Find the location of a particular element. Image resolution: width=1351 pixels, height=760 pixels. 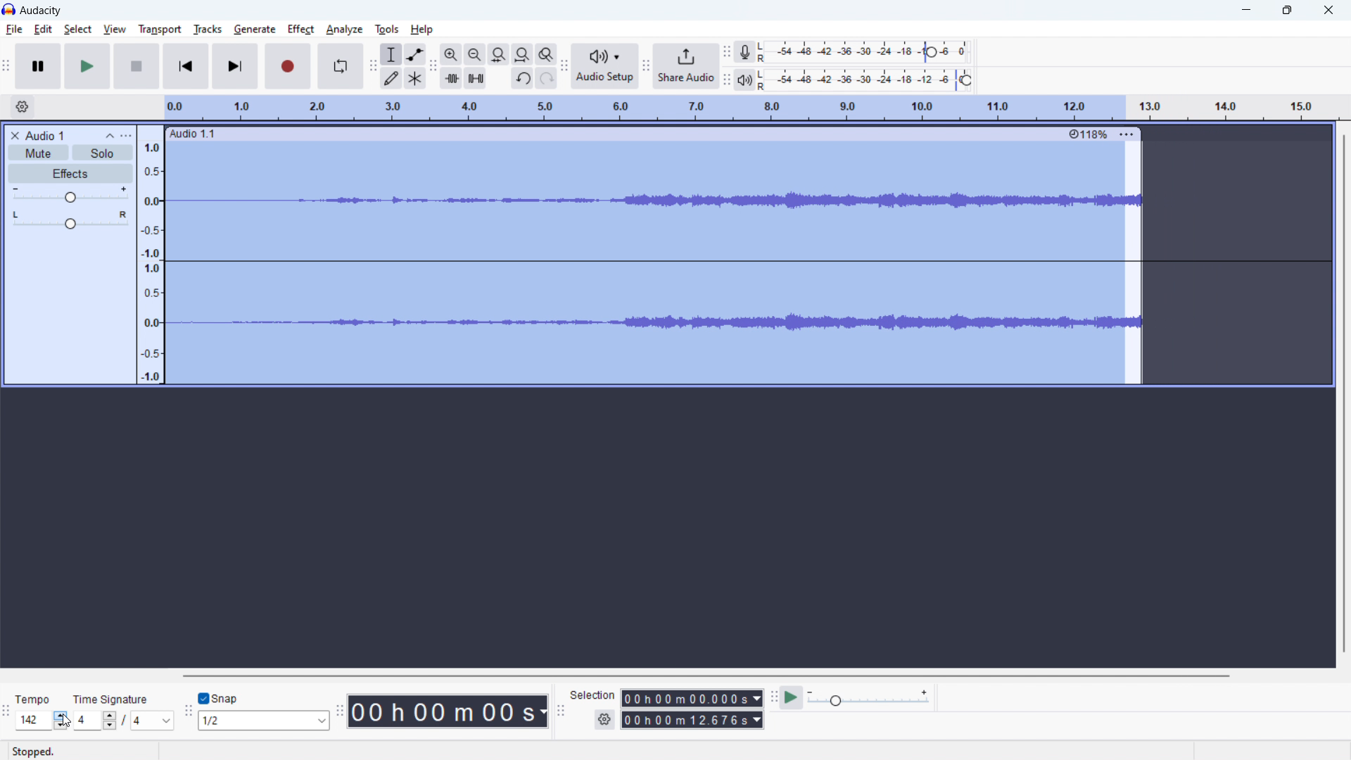

multi tool is located at coordinates (416, 77).